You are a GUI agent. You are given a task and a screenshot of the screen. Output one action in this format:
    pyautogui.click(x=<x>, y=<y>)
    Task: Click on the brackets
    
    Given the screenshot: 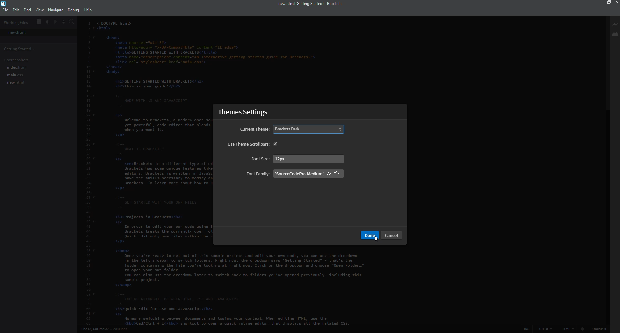 What is the action you would take?
    pyautogui.click(x=5, y=4)
    